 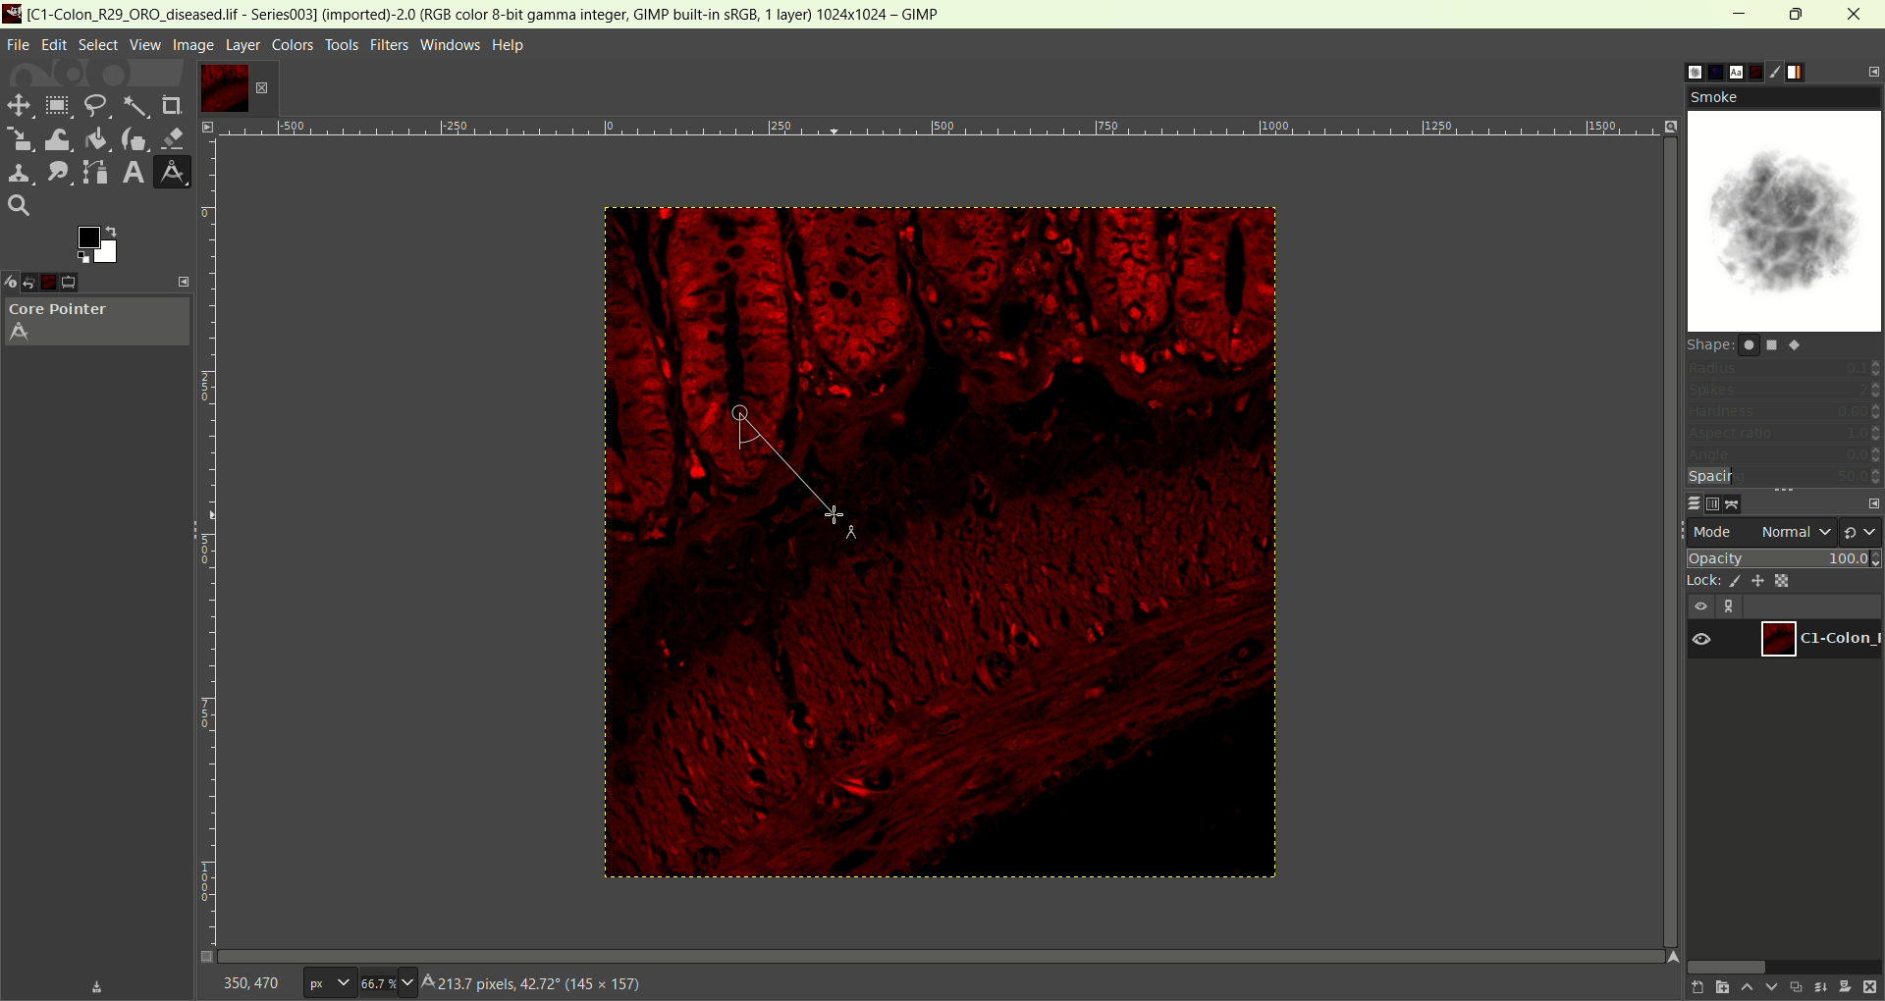 I want to click on lock alpha channel, so click(x=1781, y=580).